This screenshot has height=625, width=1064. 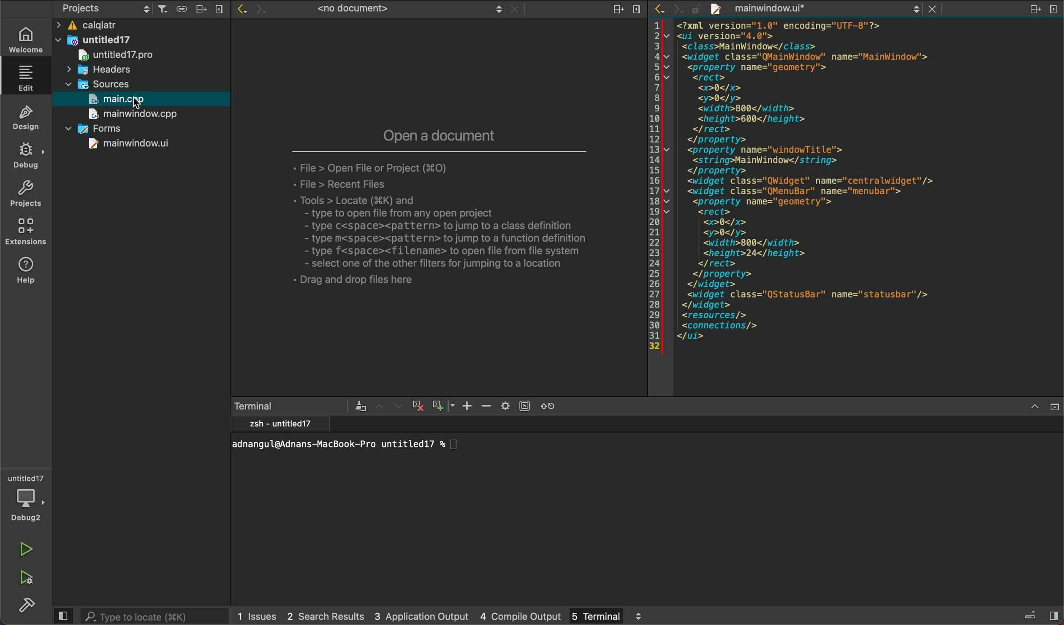 I want to click on untitled17, so click(x=94, y=40).